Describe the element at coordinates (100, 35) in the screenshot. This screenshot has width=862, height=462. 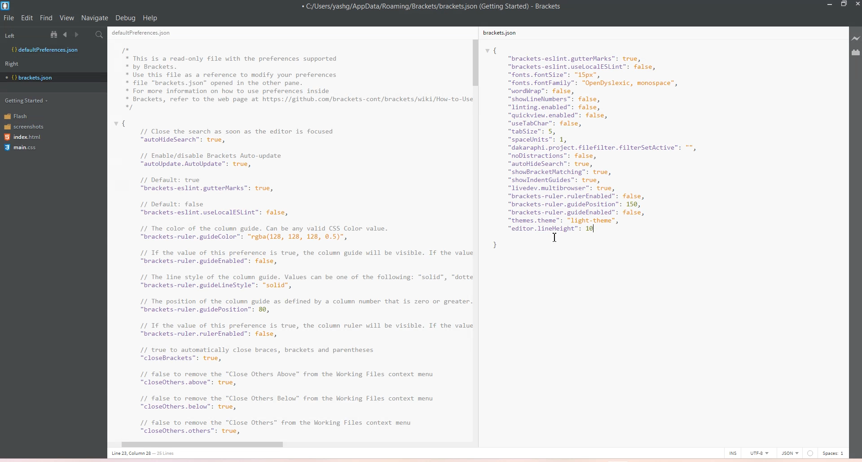
I see `Find in Files` at that location.